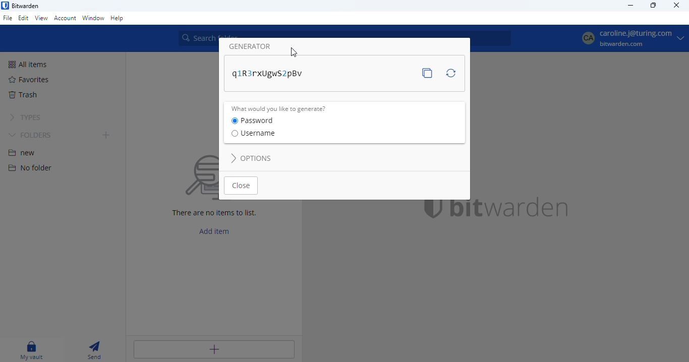  I want to click on edit, so click(23, 18).